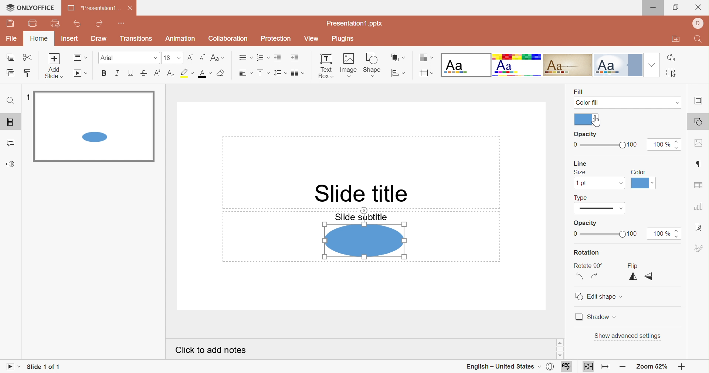  What do you see at coordinates (244, 73) in the screenshot?
I see `Horizontal align` at bounding box center [244, 73].